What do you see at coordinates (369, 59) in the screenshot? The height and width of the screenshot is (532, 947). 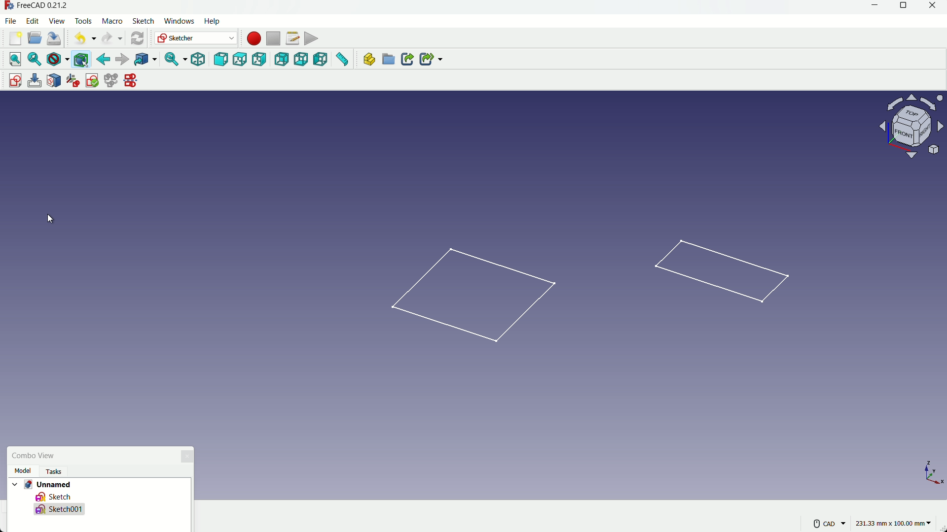 I see `create part` at bounding box center [369, 59].